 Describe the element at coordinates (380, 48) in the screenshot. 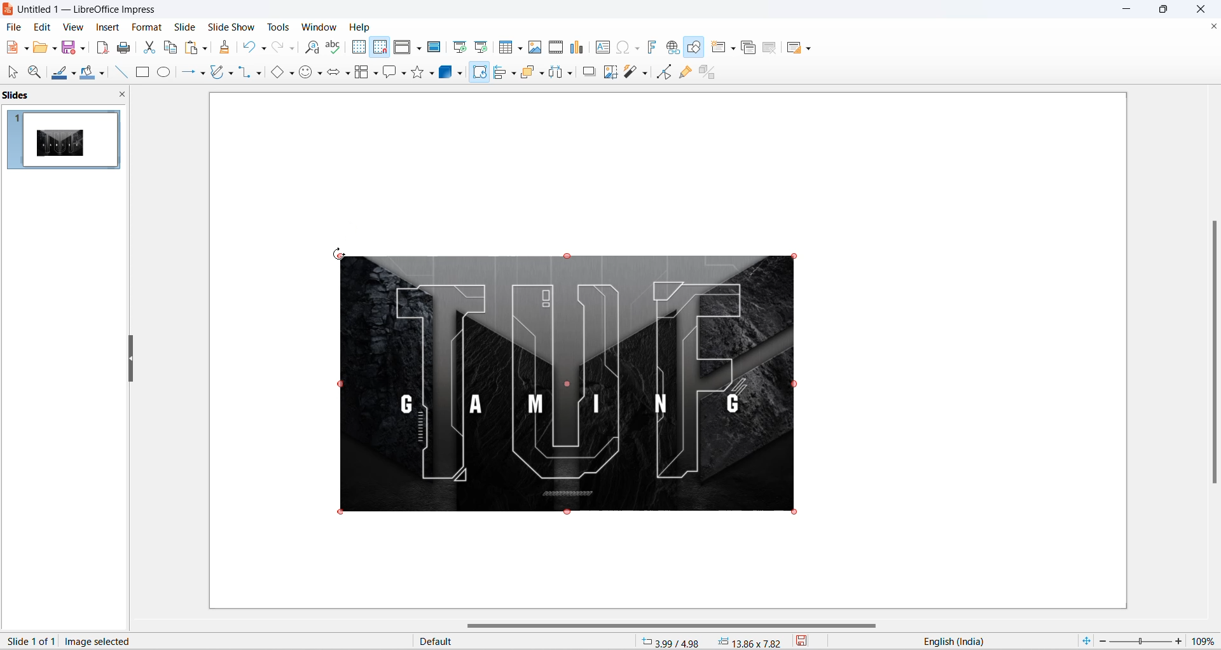

I see `snap to grid` at that location.